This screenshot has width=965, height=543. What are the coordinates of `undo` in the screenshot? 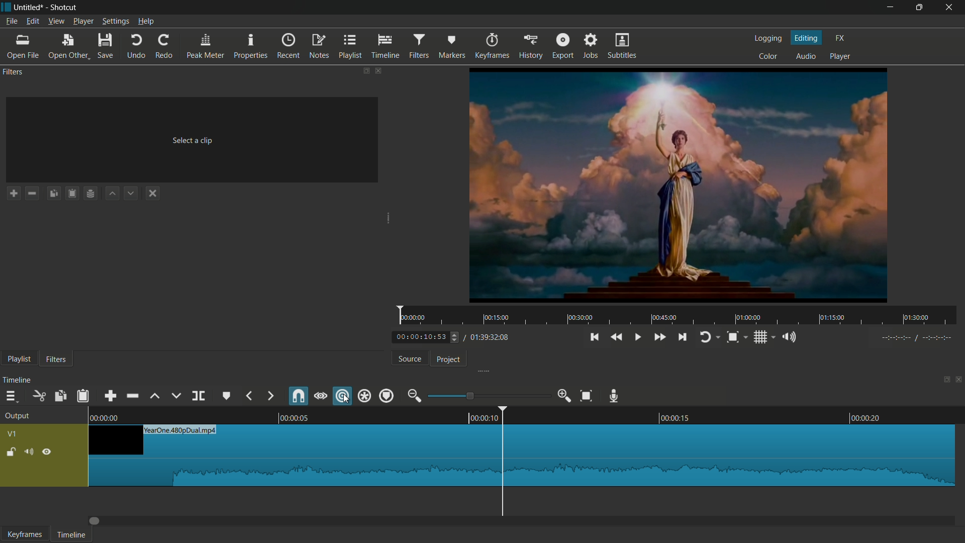 It's located at (137, 46).